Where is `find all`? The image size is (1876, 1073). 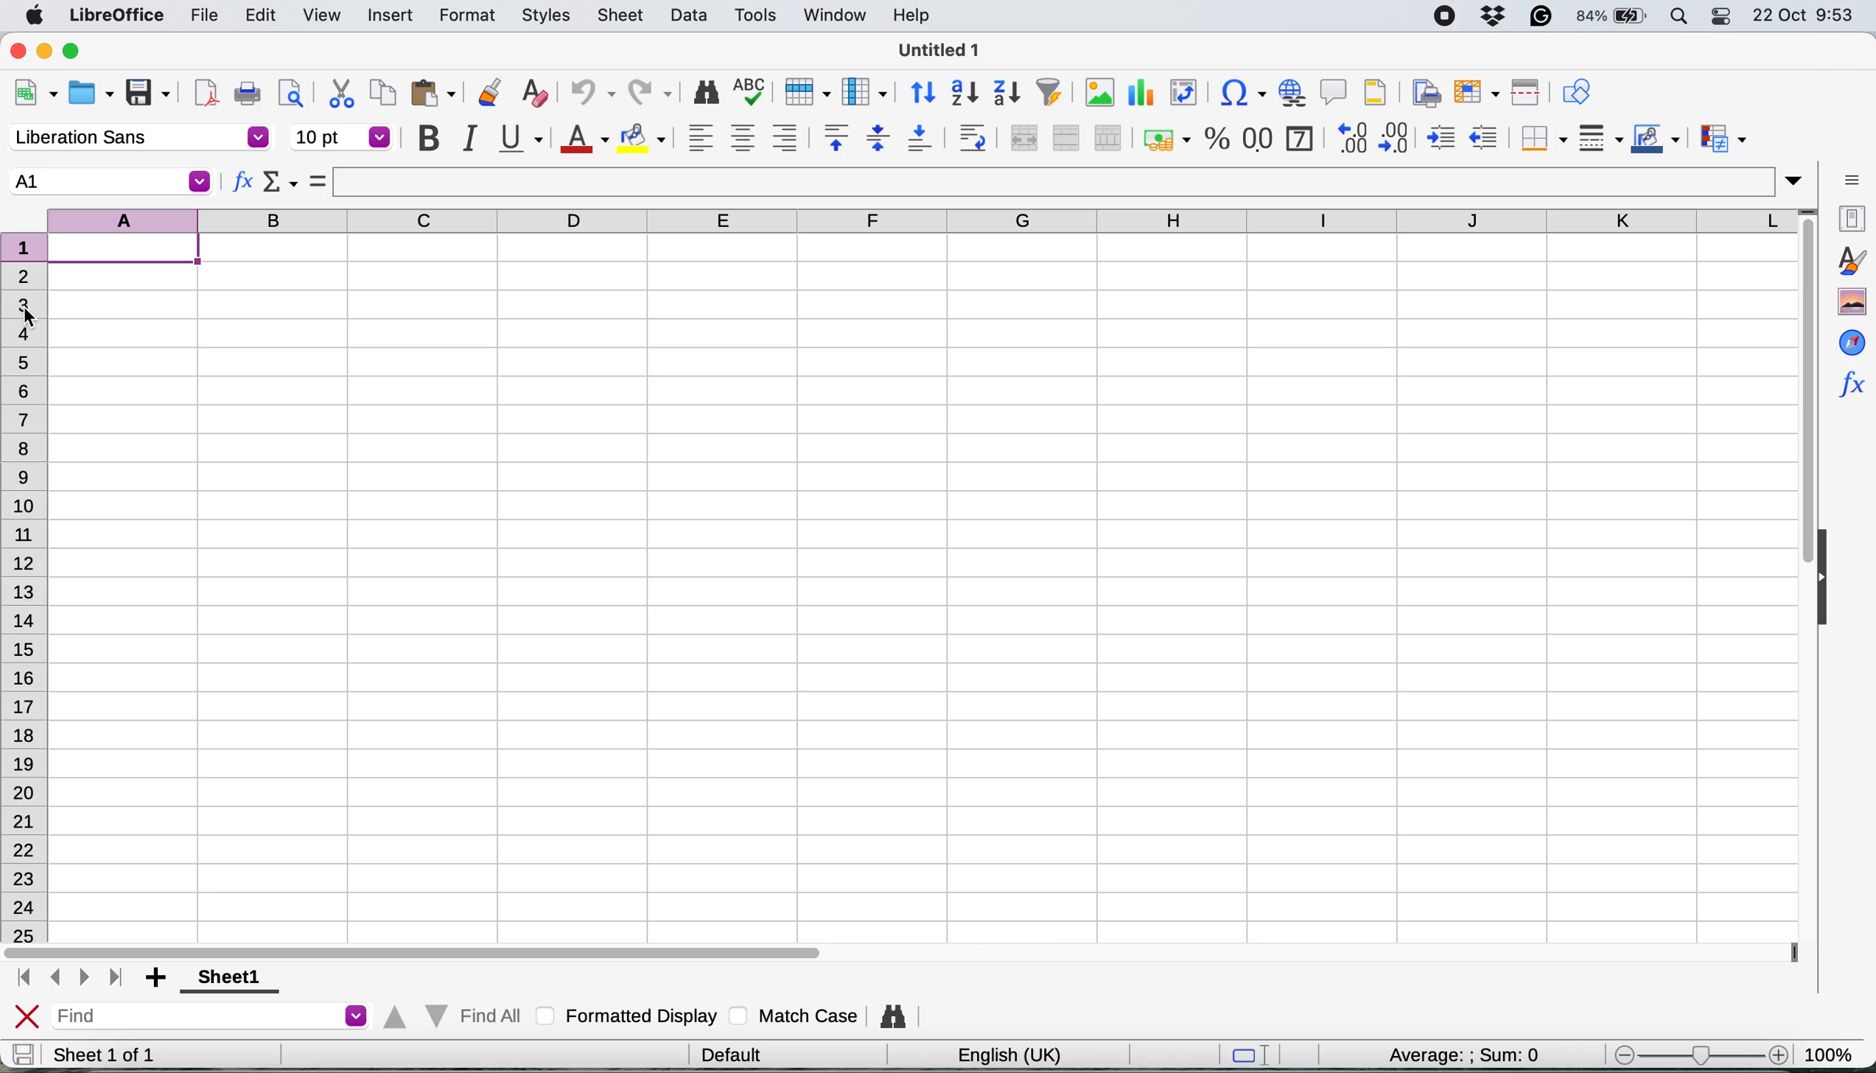 find all is located at coordinates (449, 1013).